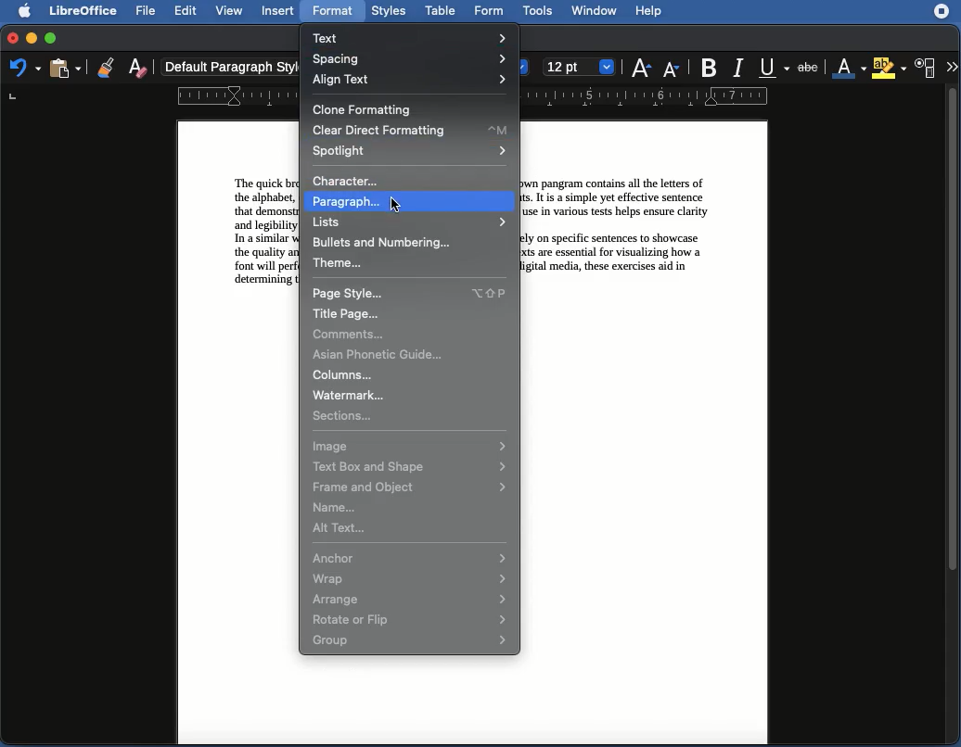 This screenshot has height=747, width=961. Describe the element at coordinates (410, 559) in the screenshot. I see `Anchor` at that location.